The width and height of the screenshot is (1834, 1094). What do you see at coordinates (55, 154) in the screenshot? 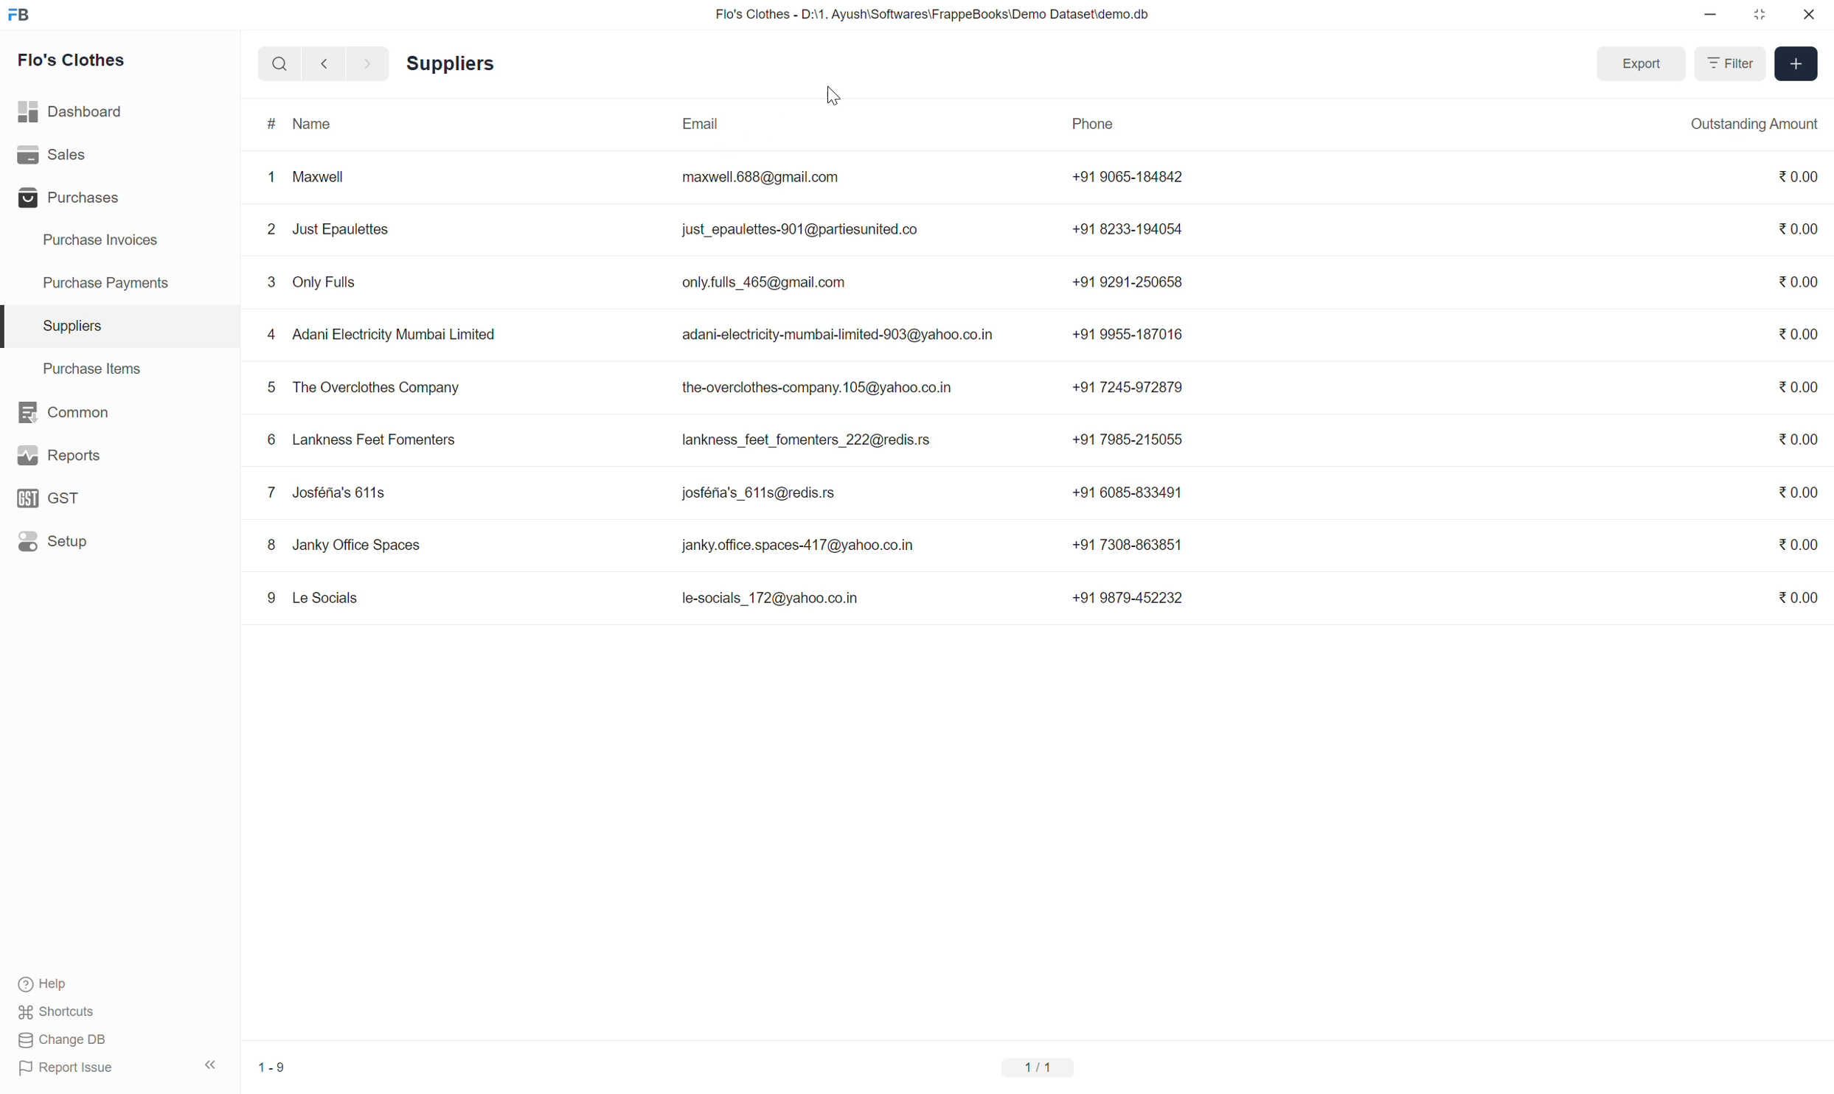
I see `Sales` at bounding box center [55, 154].